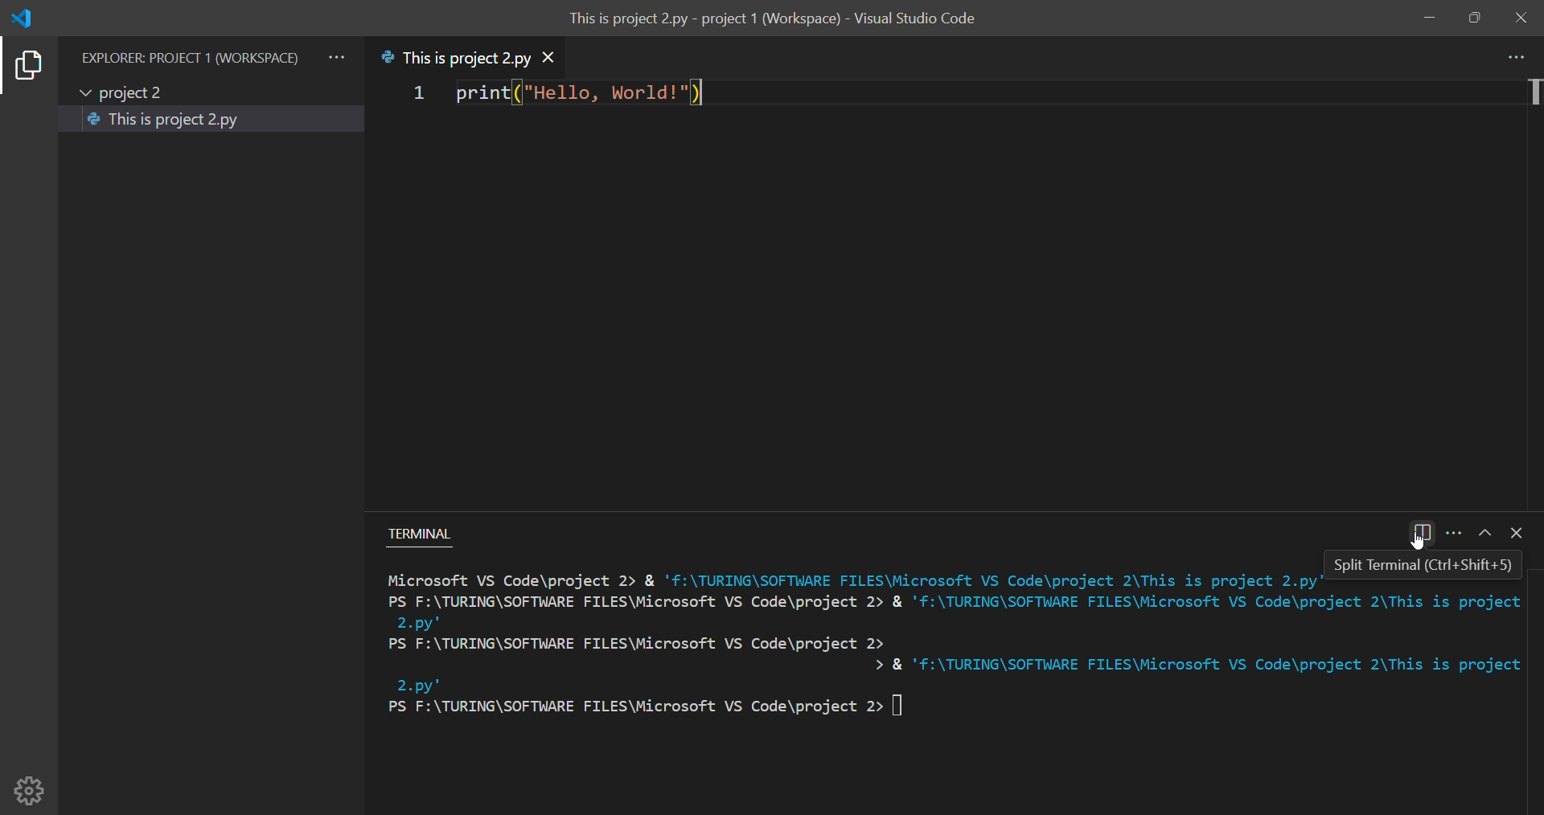 The width and height of the screenshot is (1544, 815). I want to click on terminal, so click(429, 530).